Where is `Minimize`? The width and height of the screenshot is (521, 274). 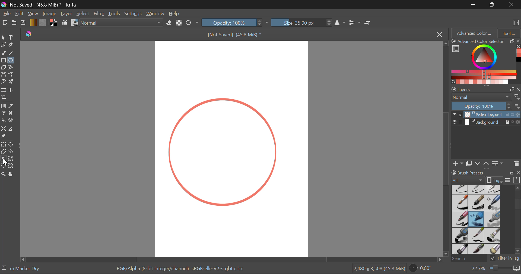 Minimize is located at coordinates (493, 5).